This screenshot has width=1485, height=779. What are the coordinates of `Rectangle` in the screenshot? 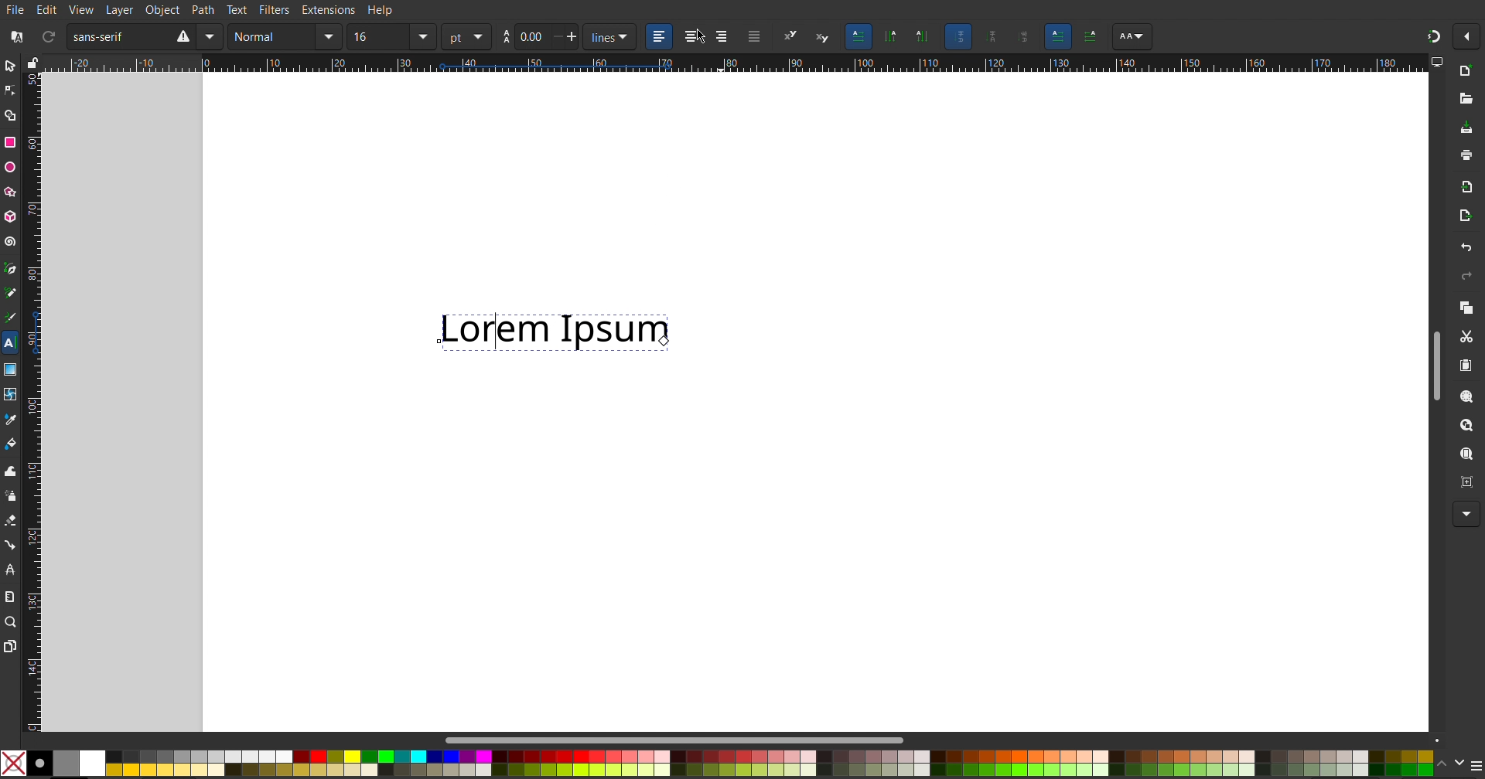 It's located at (10, 141).